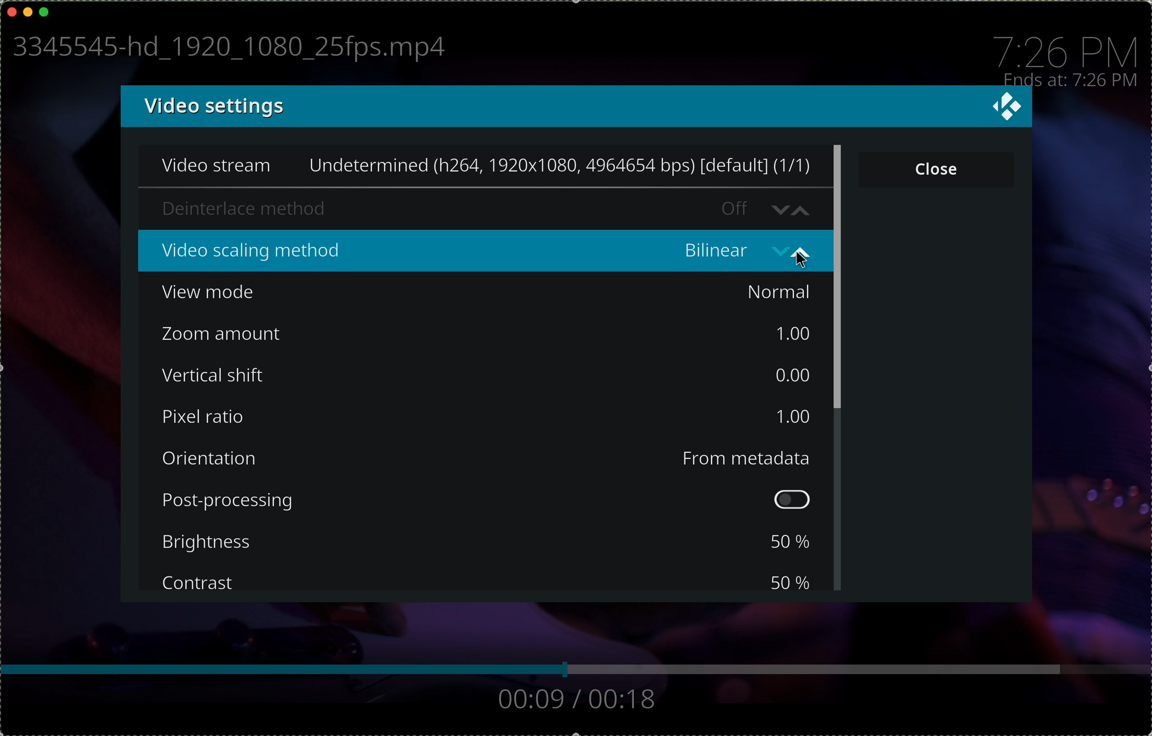  What do you see at coordinates (212, 458) in the screenshot?
I see `orientation` at bounding box center [212, 458].